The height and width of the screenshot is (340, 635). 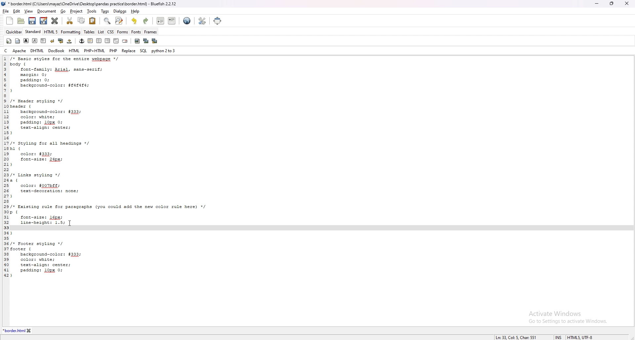 What do you see at coordinates (70, 223) in the screenshot?
I see `Cursor` at bounding box center [70, 223].